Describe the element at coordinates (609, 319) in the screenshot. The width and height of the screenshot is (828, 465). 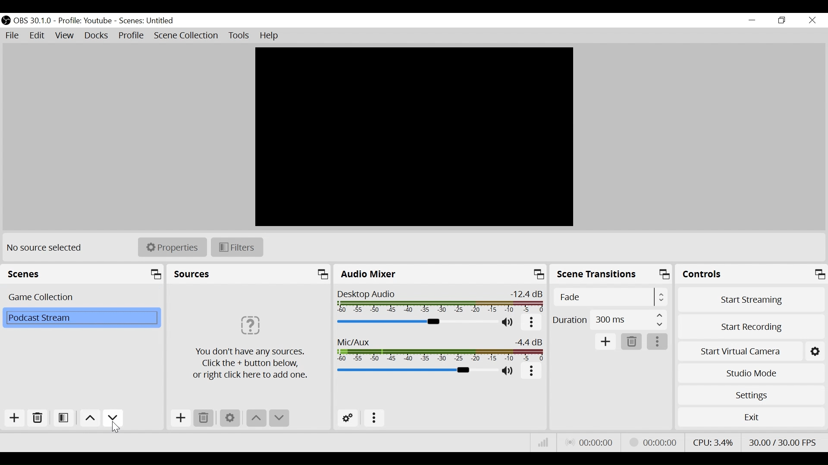
I see `(un)select Duration` at that location.